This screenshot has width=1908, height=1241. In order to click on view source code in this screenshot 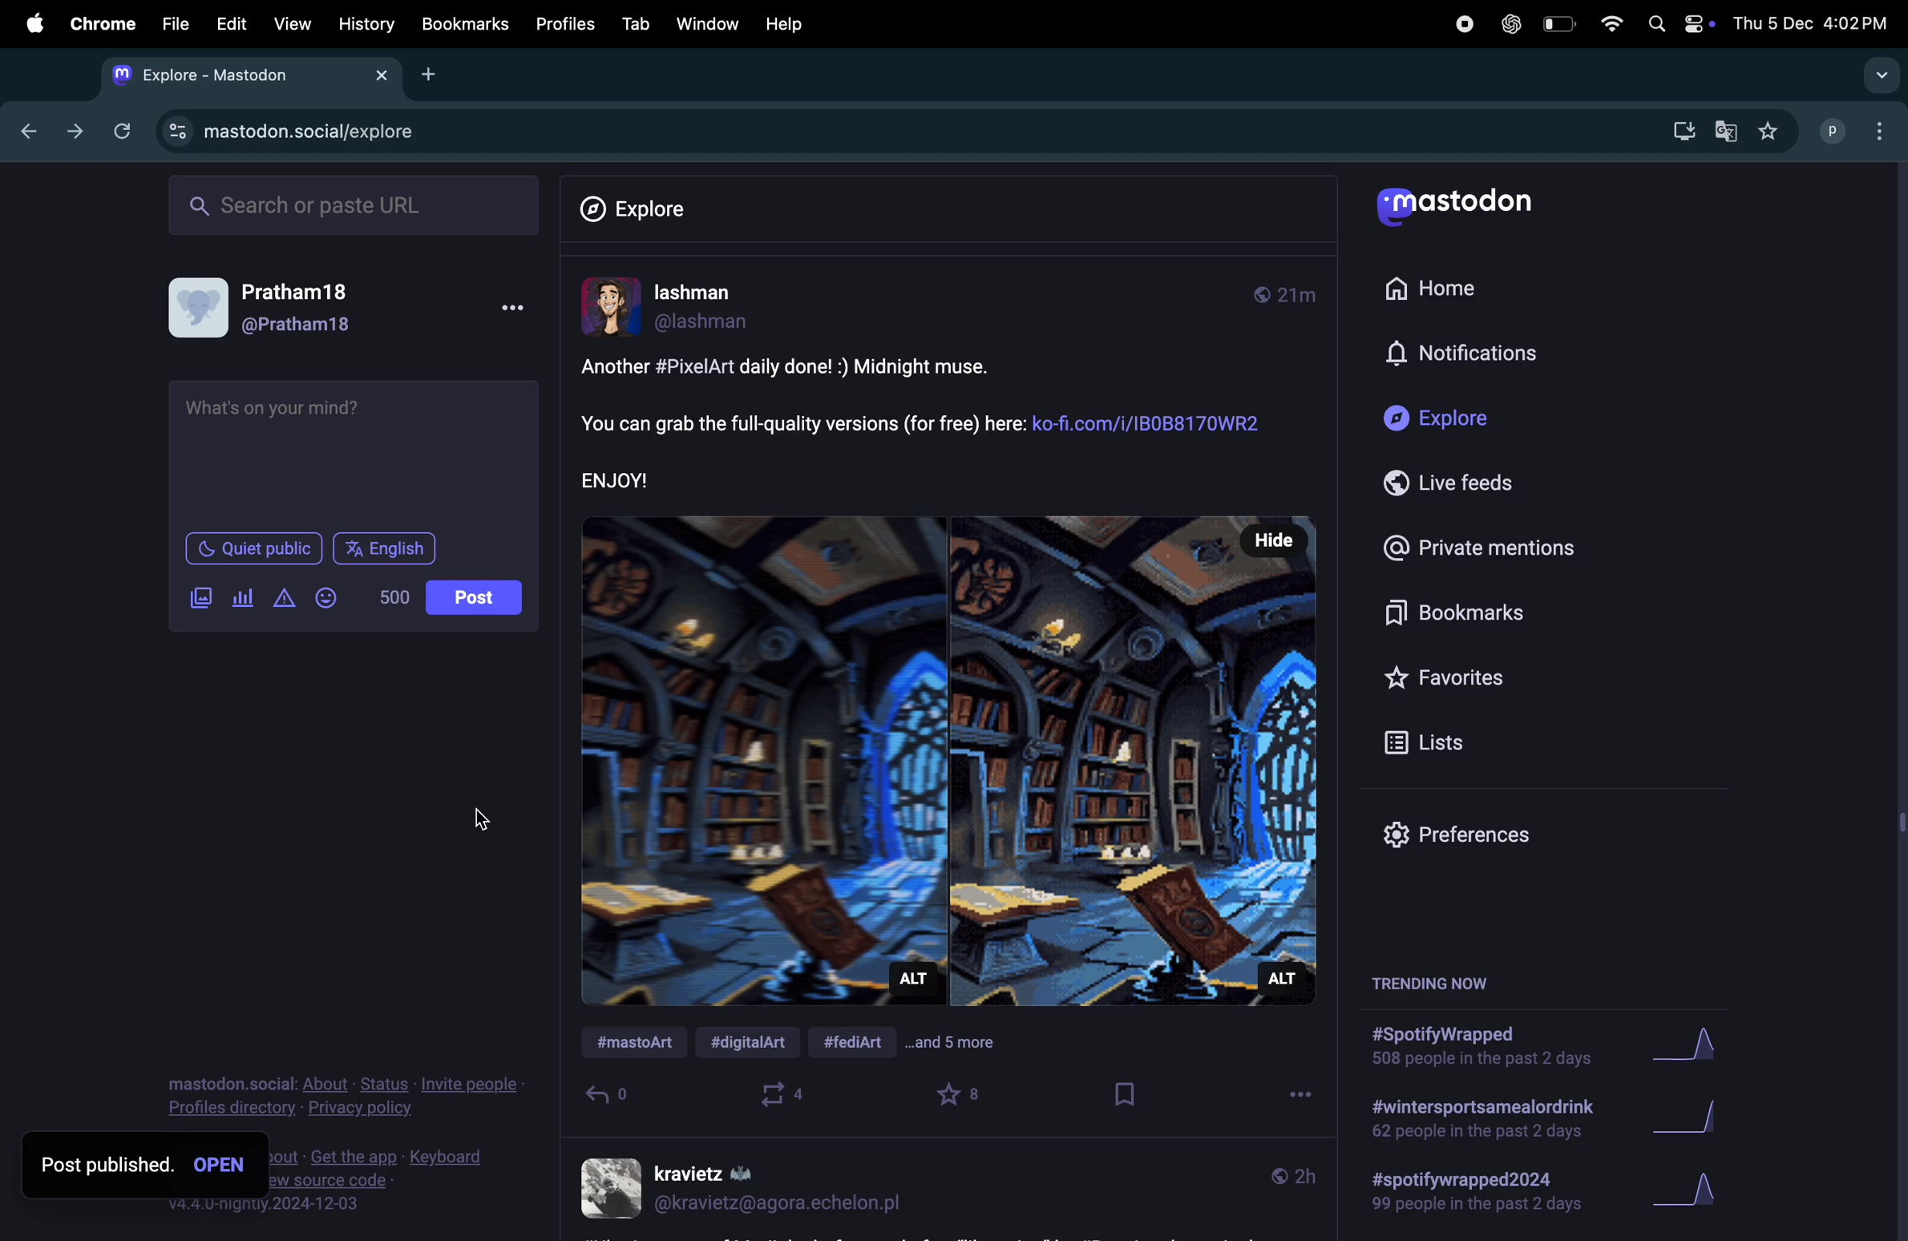, I will do `click(390, 1181)`.